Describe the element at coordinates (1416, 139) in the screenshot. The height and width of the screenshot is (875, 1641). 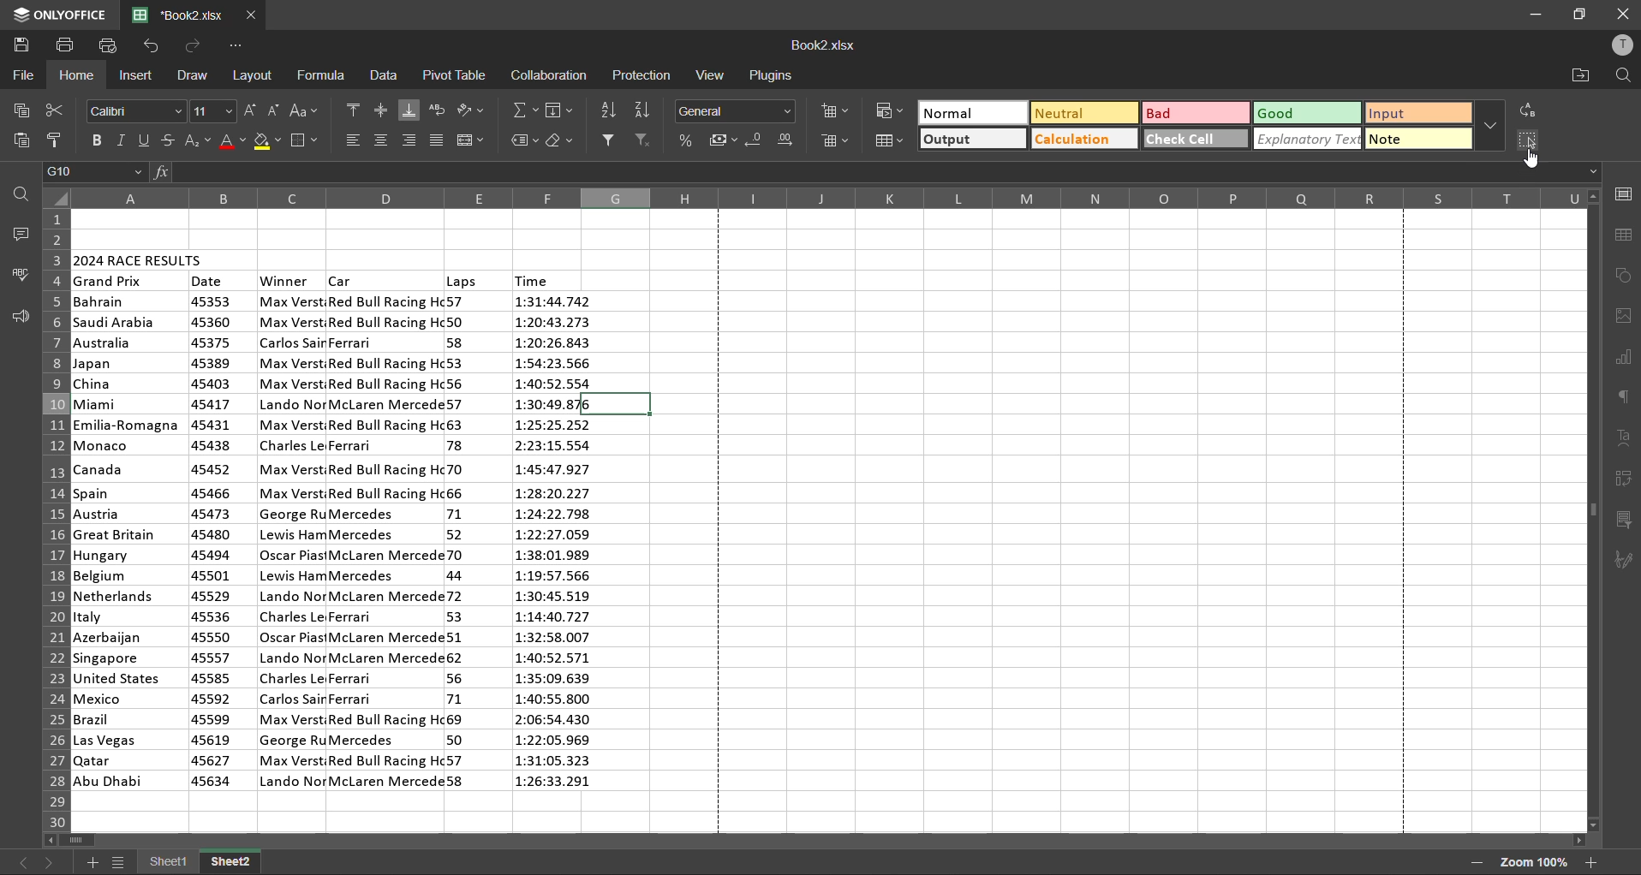
I see `note` at that location.